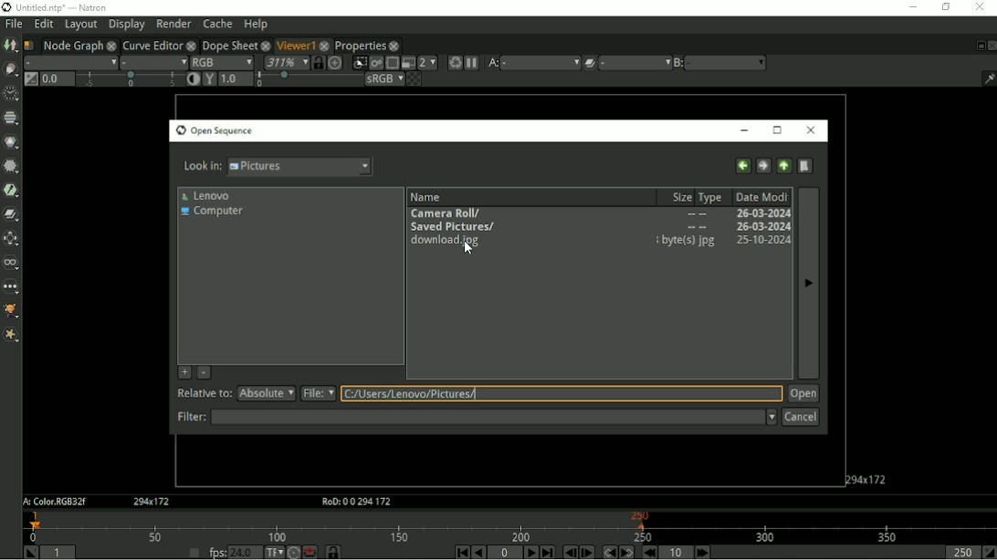 Image resolution: width=997 pixels, height=560 pixels. Describe the element at coordinates (202, 168) in the screenshot. I see `Look in` at that location.